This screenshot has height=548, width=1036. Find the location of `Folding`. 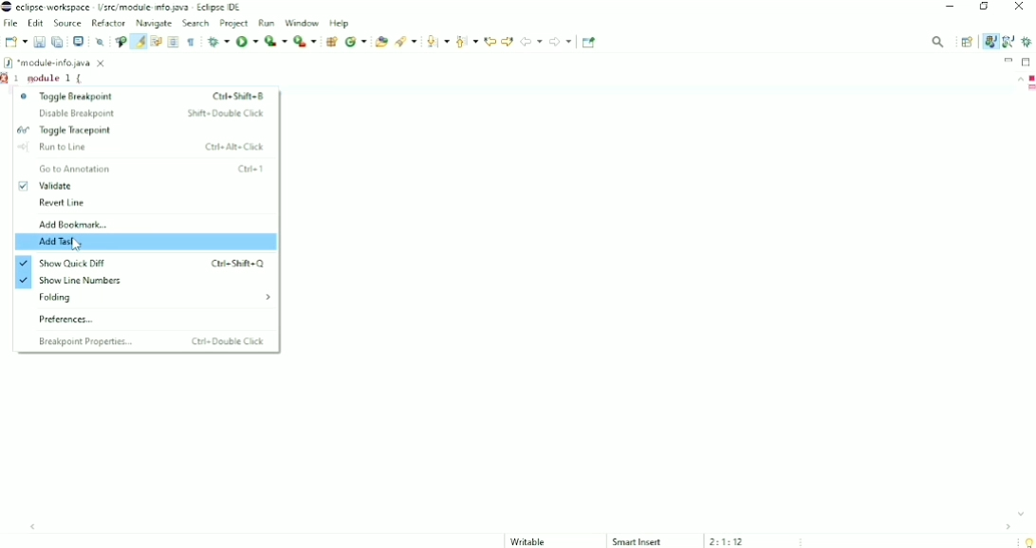

Folding is located at coordinates (153, 298).